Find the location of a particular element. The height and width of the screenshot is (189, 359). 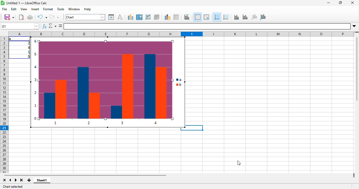

save is located at coordinates (9, 17).